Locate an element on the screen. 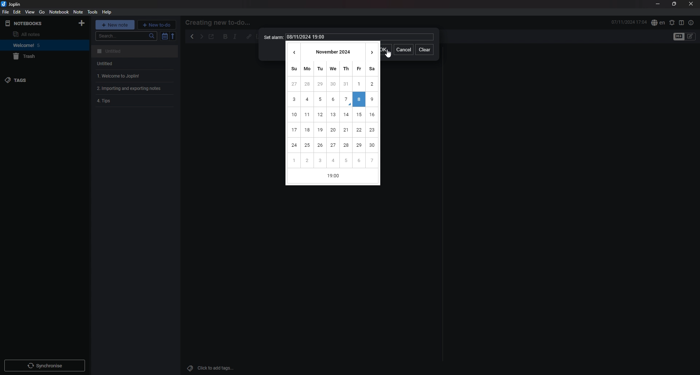  selected date is located at coordinates (359, 99).